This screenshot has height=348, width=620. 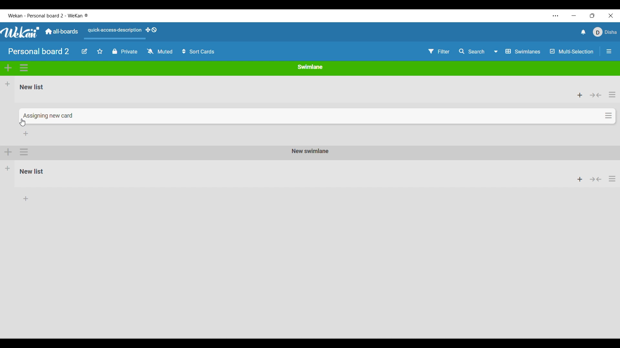 I want to click on List actions, so click(x=612, y=95).